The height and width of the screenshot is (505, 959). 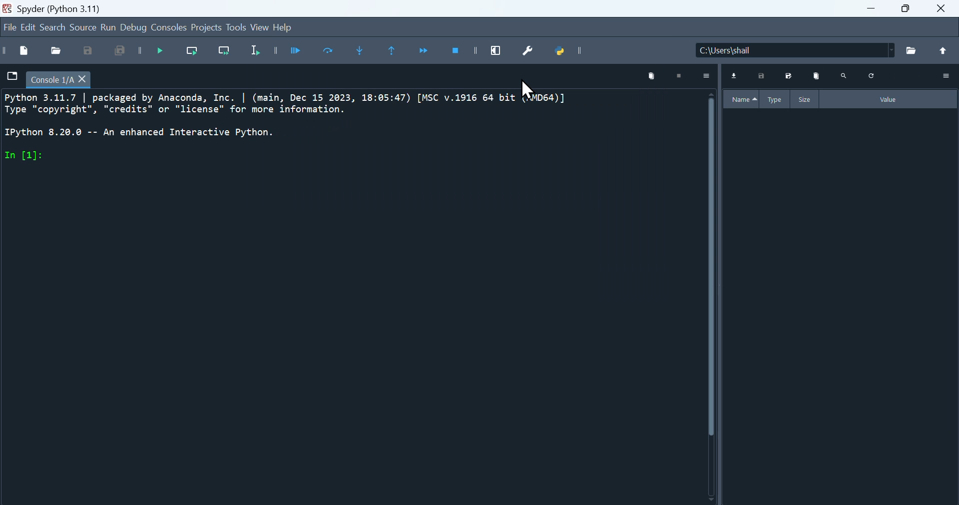 What do you see at coordinates (289, 28) in the screenshot?
I see `Help` at bounding box center [289, 28].